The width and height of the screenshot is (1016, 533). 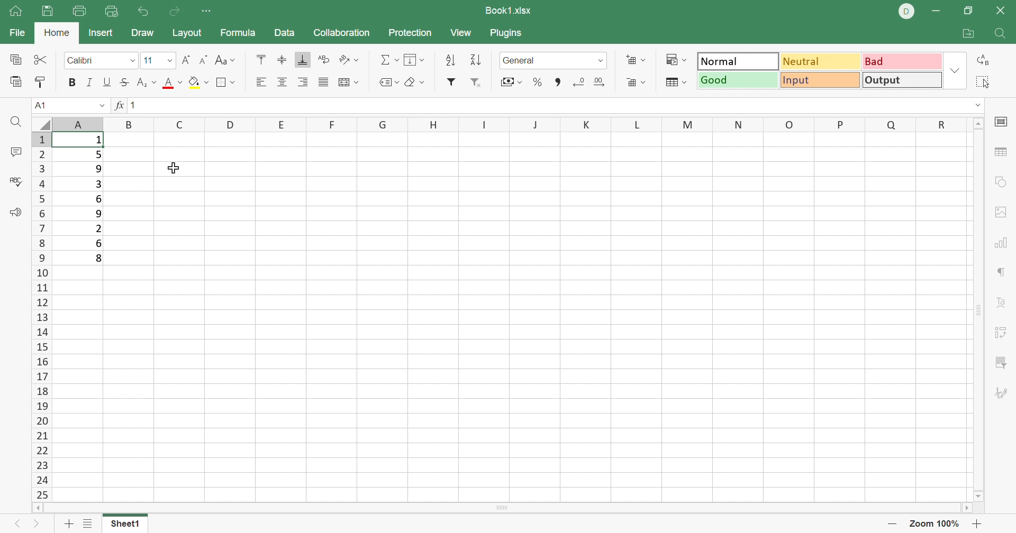 What do you see at coordinates (323, 84) in the screenshot?
I see `Justified` at bounding box center [323, 84].